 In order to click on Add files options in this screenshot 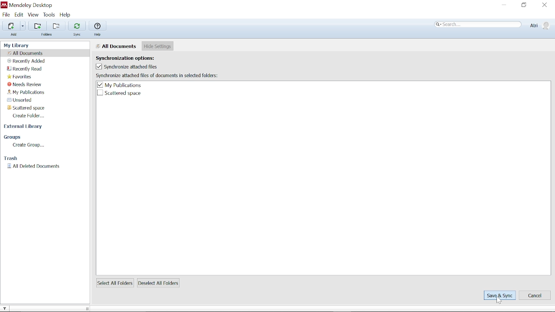, I will do `click(23, 27)`.